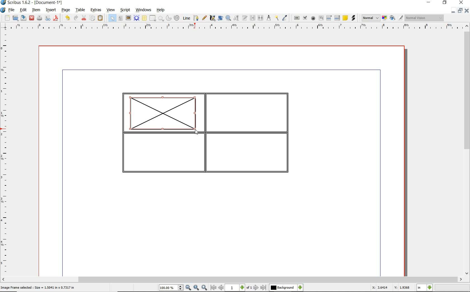 The width and height of the screenshot is (470, 292). What do you see at coordinates (205, 288) in the screenshot?
I see `zoom in` at bounding box center [205, 288].